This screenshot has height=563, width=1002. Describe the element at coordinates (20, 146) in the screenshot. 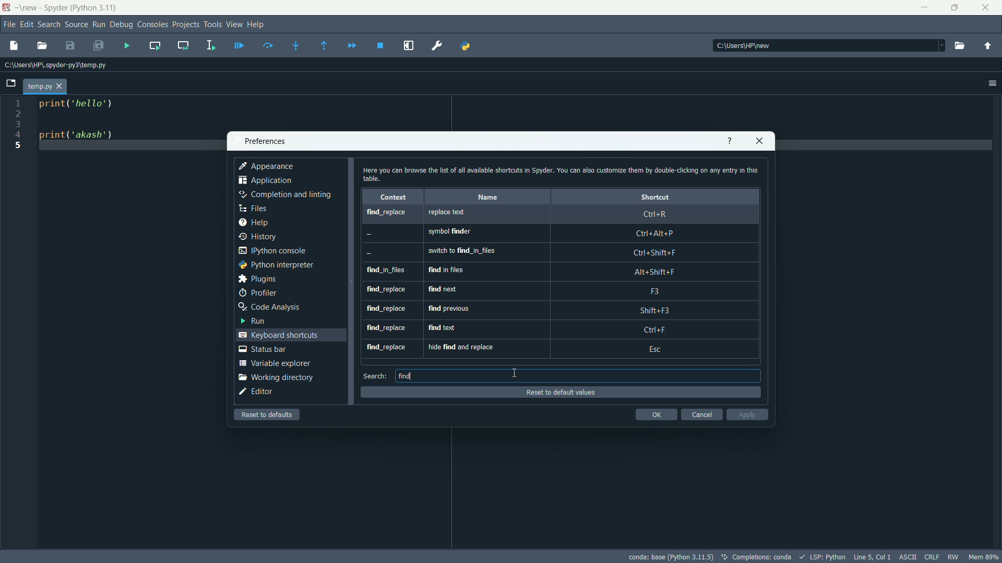

I see `5` at that location.